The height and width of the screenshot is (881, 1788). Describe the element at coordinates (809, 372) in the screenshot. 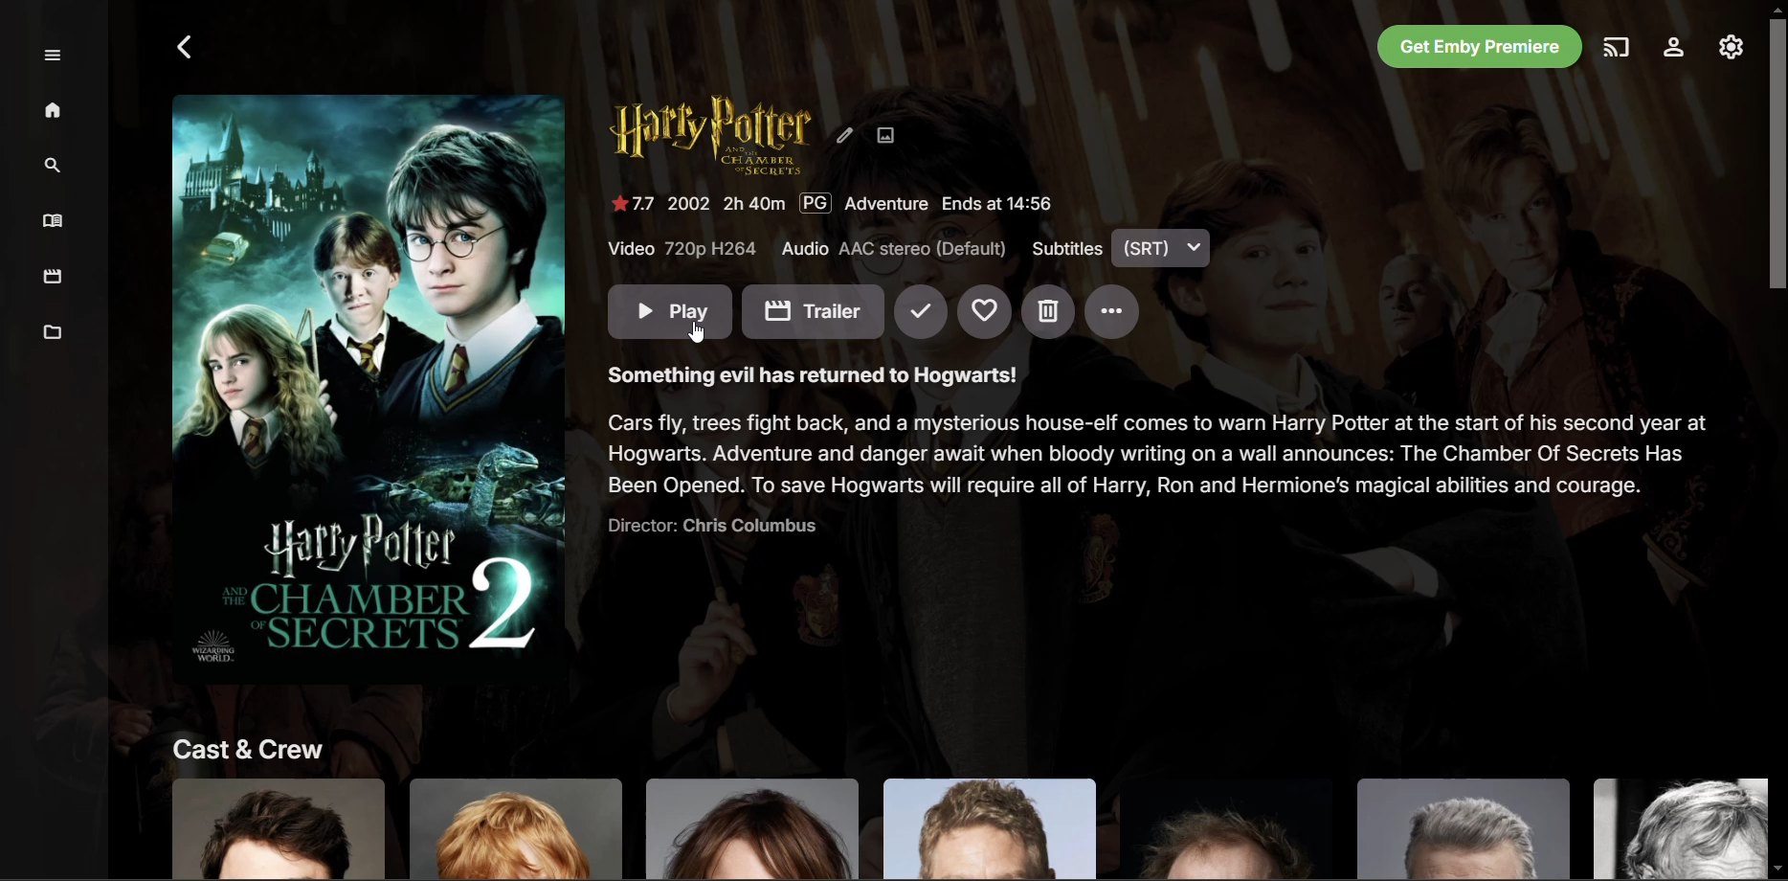

I see `Movie Synopsis` at that location.